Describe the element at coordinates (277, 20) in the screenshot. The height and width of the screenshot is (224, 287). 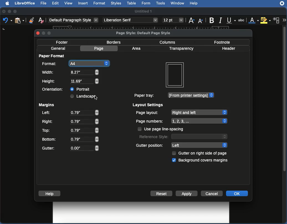
I see `Character` at that location.